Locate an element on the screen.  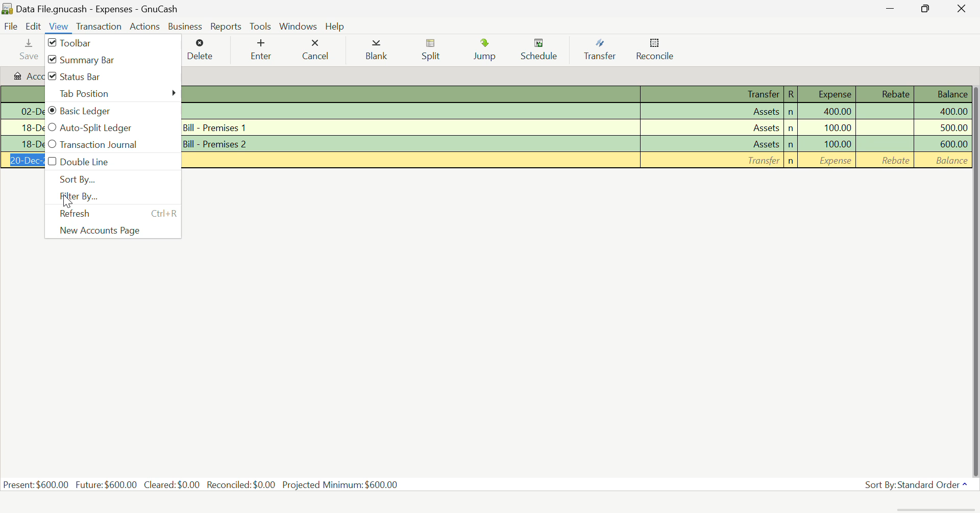
R is located at coordinates (791, 94).